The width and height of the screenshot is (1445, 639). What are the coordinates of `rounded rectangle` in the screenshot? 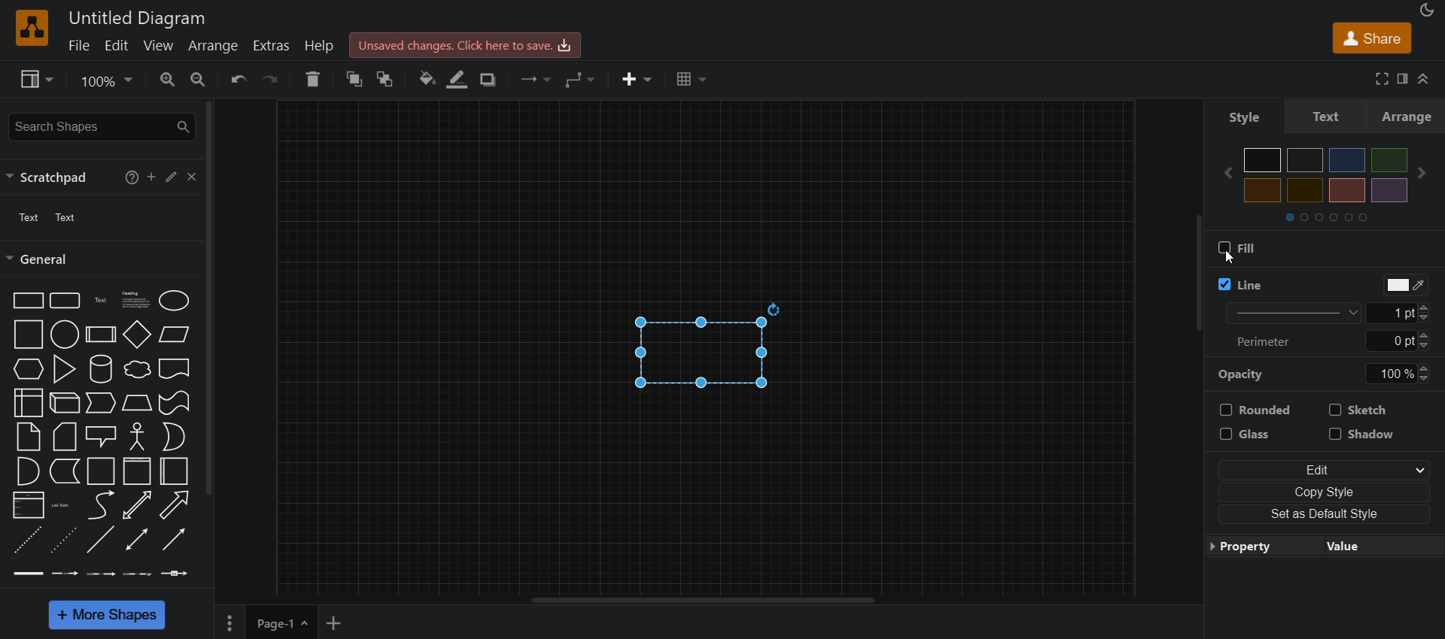 It's located at (64, 299).